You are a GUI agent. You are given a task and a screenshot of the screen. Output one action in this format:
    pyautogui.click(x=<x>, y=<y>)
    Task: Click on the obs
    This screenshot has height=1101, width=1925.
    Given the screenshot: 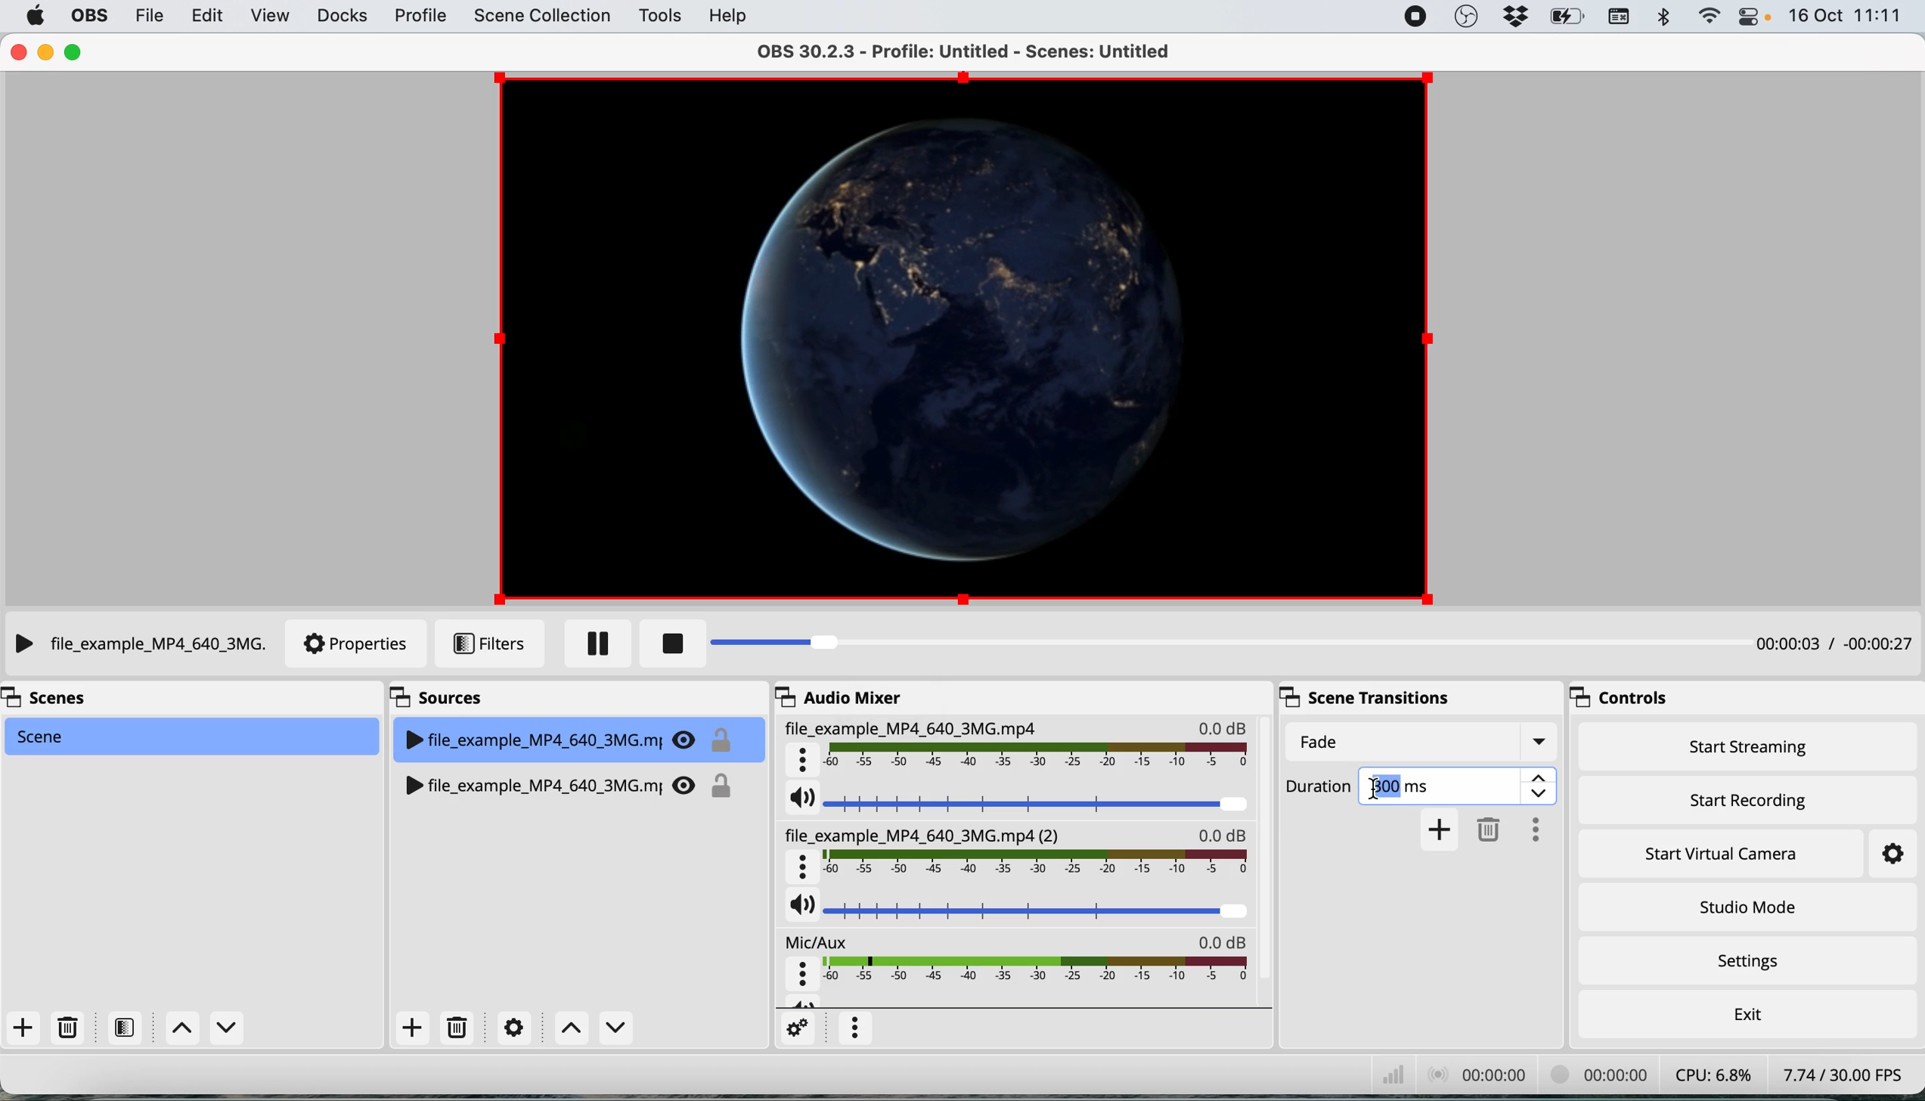 What is the action you would take?
    pyautogui.click(x=88, y=17)
    